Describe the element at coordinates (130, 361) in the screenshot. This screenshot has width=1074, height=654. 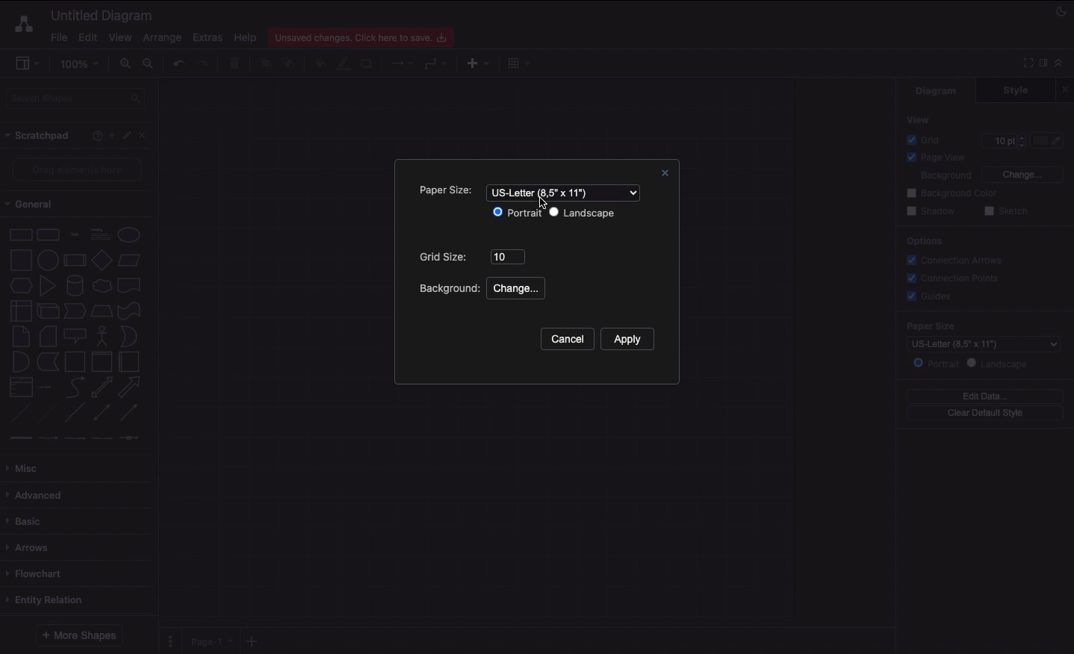
I see `Horizontal container` at that location.